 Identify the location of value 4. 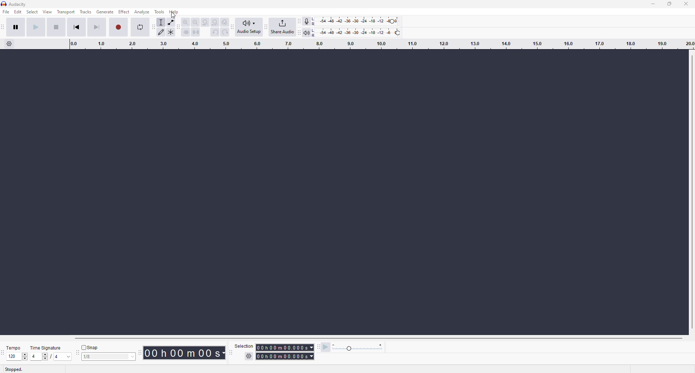
(40, 356).